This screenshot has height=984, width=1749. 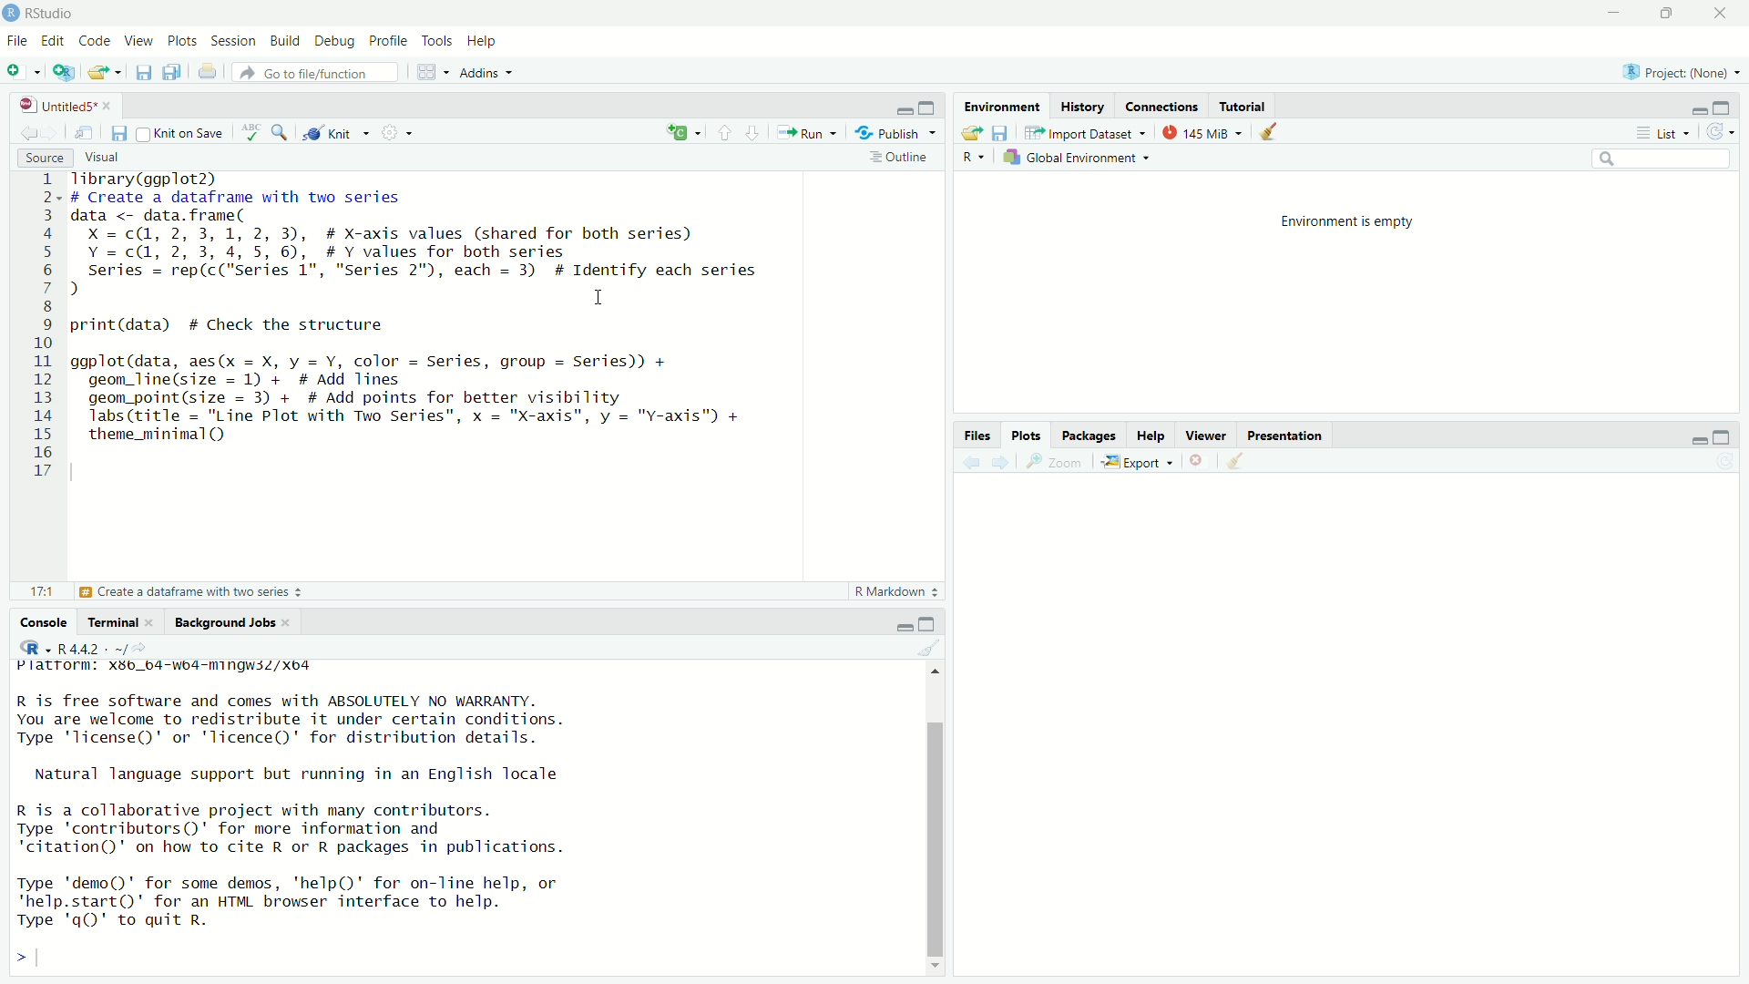 I want to click on Maximize, so click(x=1725, y=108).